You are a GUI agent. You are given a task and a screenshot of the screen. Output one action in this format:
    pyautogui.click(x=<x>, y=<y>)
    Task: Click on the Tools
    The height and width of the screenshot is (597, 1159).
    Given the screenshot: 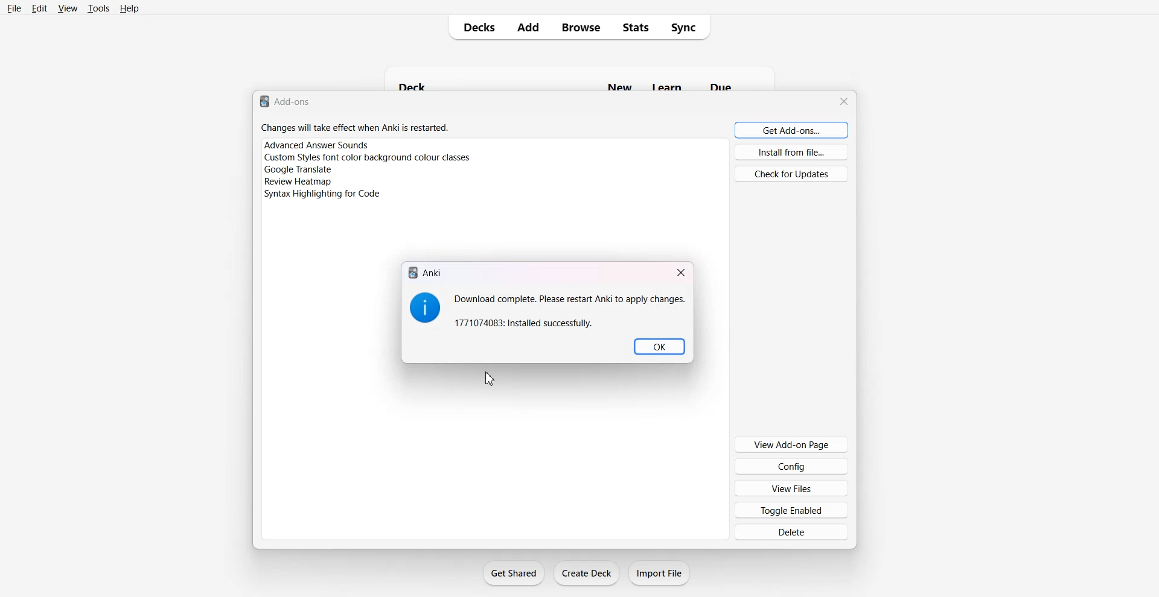 What is the action you would take?
    pyautogui.click(x=98, y=8)
    